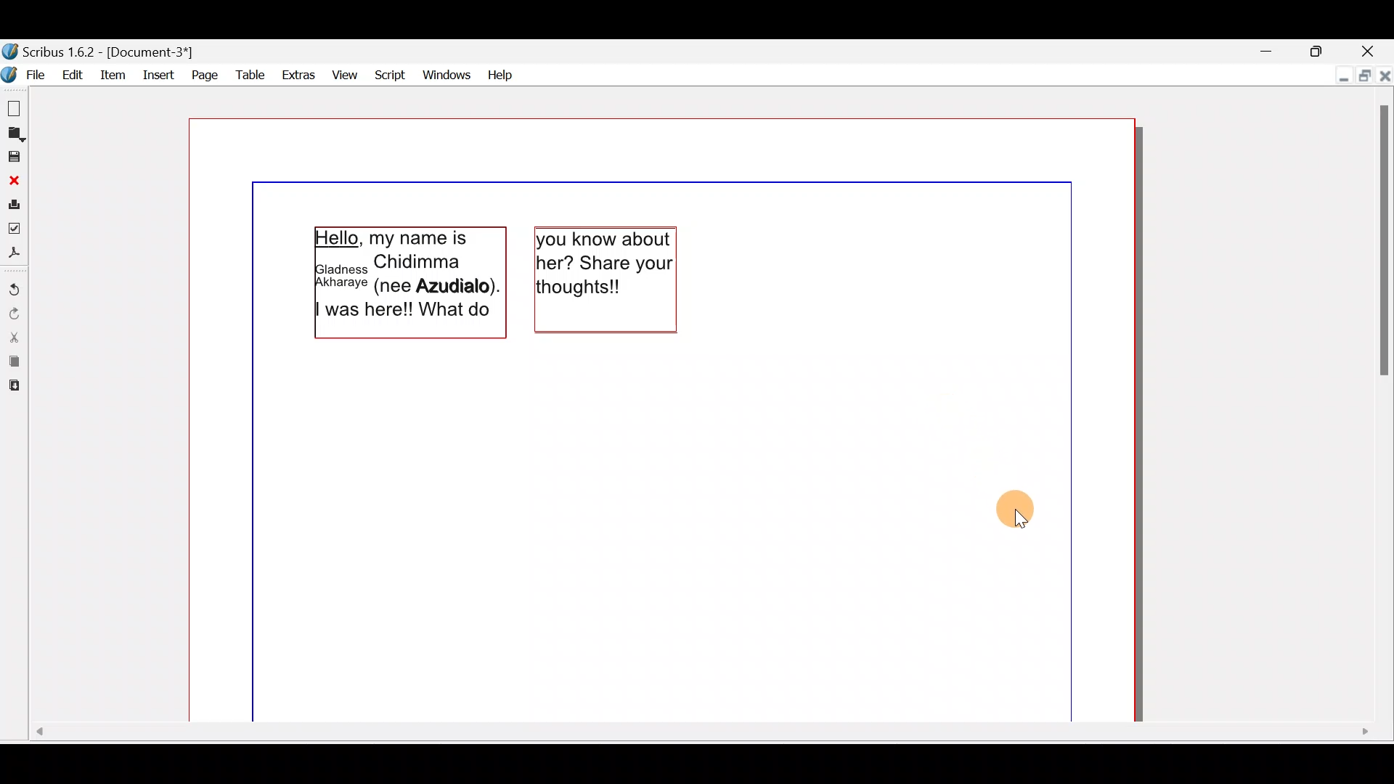  Describe the element at coordinates (296, 74) in the screenshot. I see `Extras` at that location.